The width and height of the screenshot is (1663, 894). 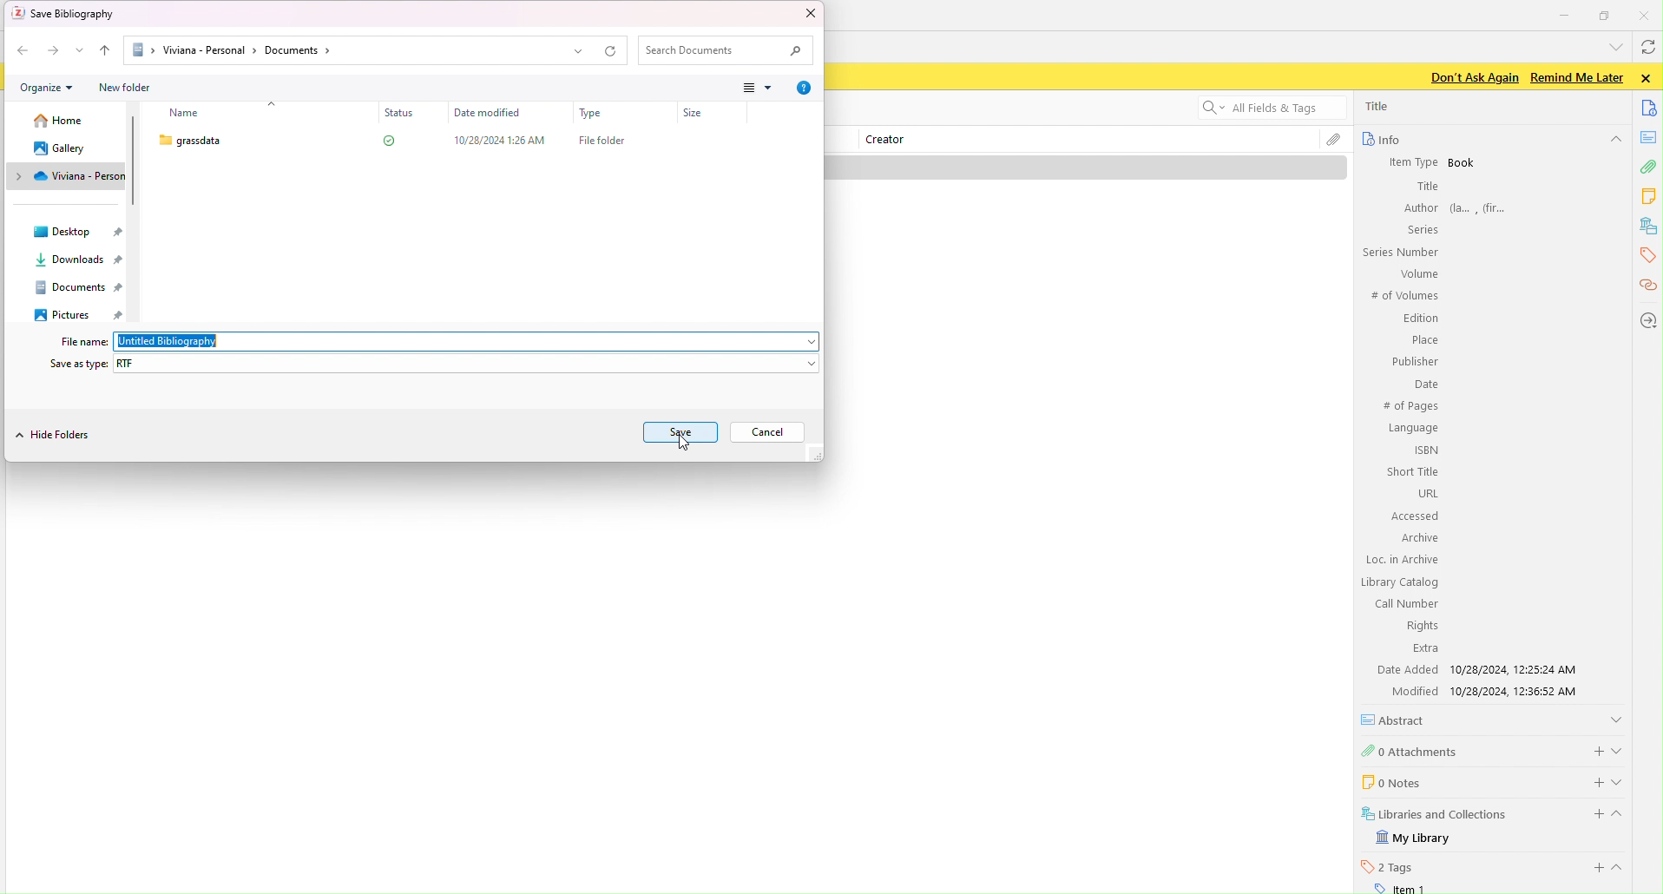 I want to click on Downloads, so click(x=80, y=260).